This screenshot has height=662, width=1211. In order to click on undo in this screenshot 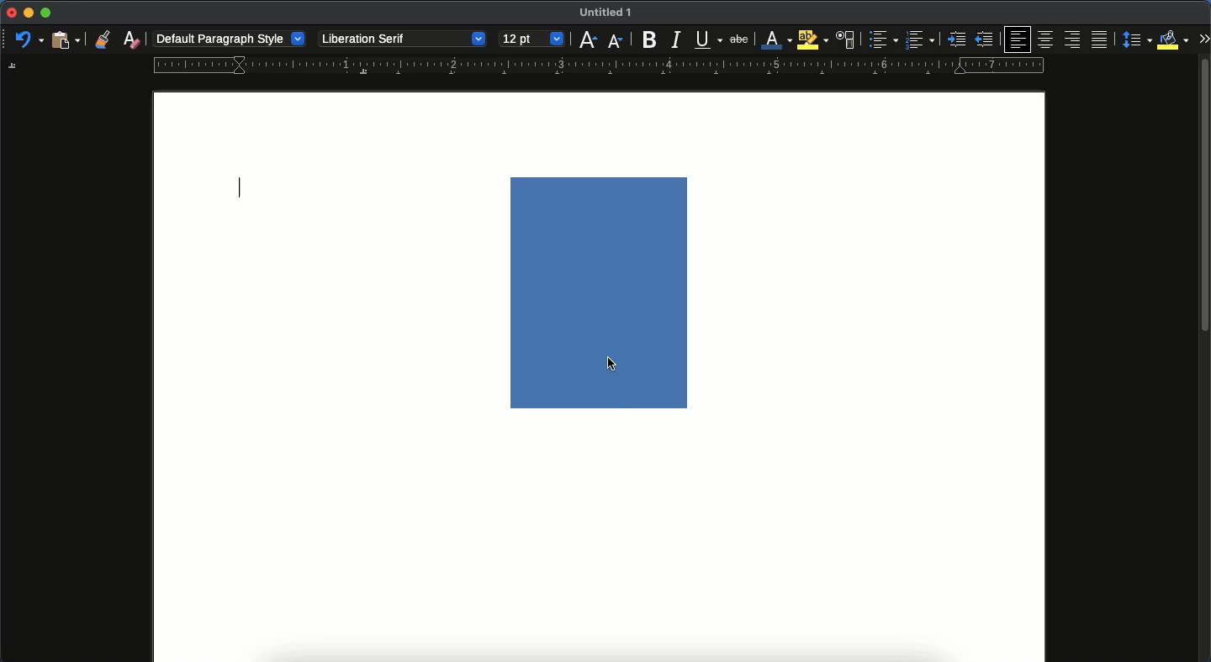, I will do `click(26, 39)`.